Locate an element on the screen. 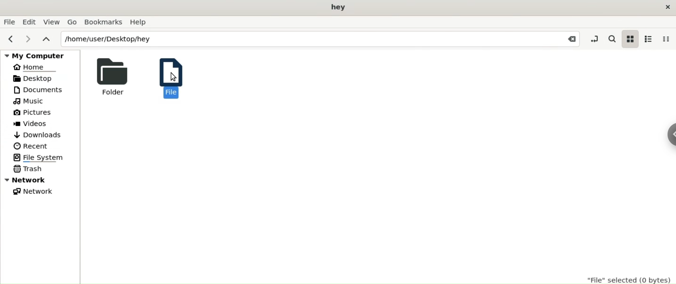  parent folders is located at coordinates (45, 40).